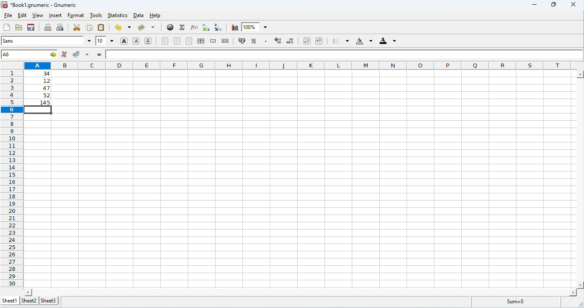 This screenshot has height=308, width=584. I want to click on sheet2, so click(30, 301).